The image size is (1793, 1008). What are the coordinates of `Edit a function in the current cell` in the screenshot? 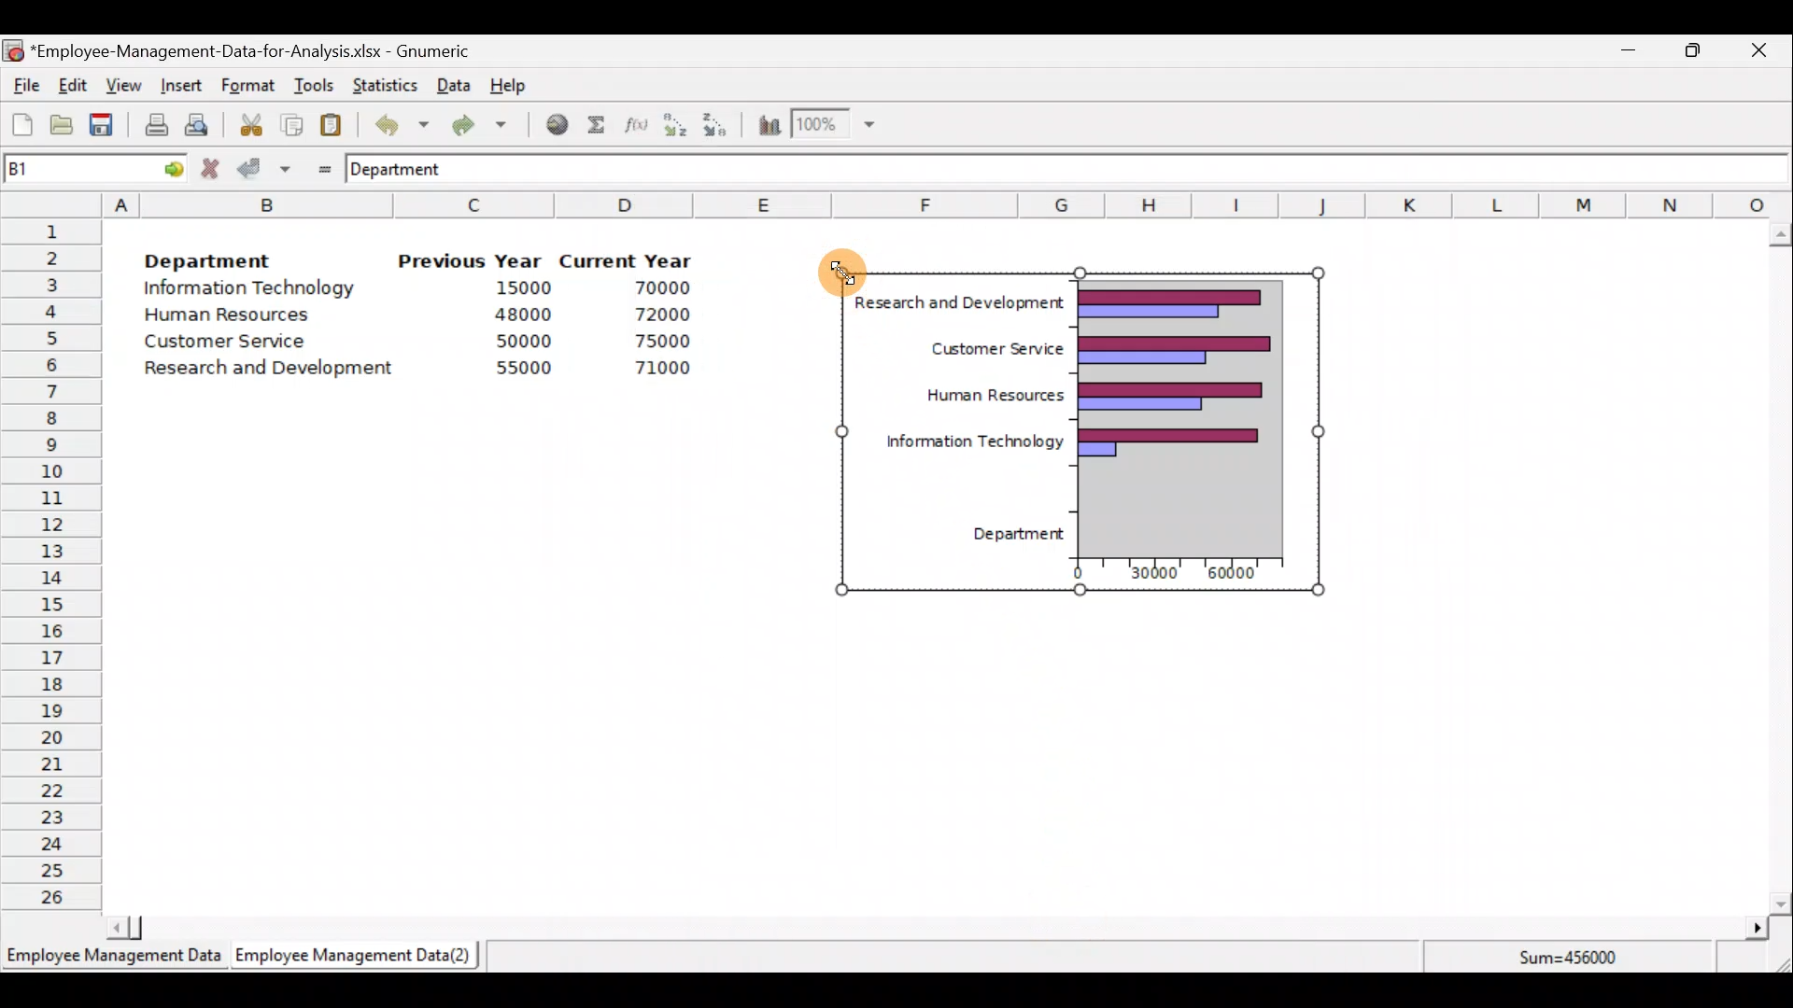 It's located at (635, 123).